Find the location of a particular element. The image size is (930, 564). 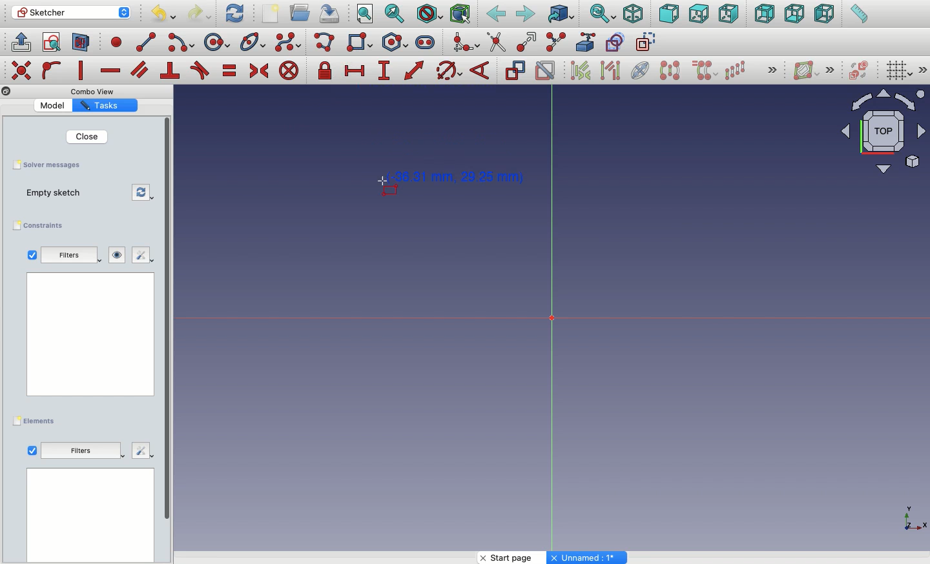

Trim edge is located at coordinates (497, 42).